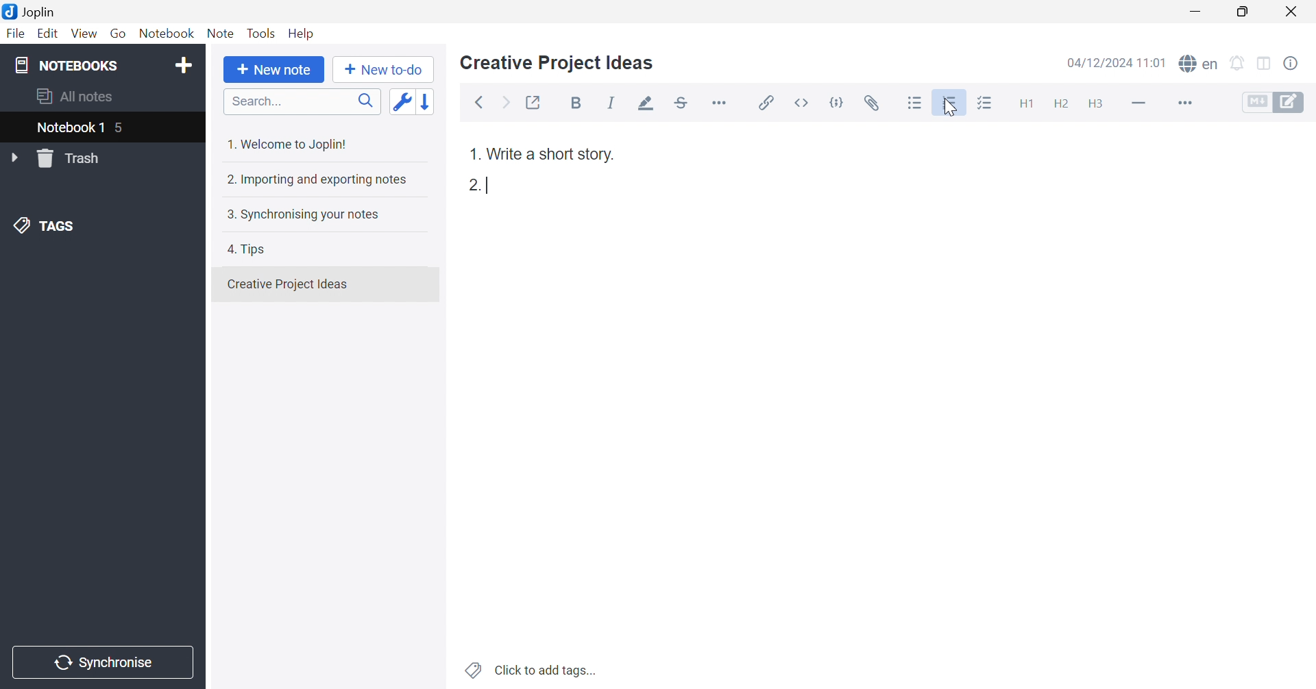 The width and height of the screenshot is (1316, 689). Describe the element at coordinates (273, 69) in the screenshot. I see `New note` at that location.